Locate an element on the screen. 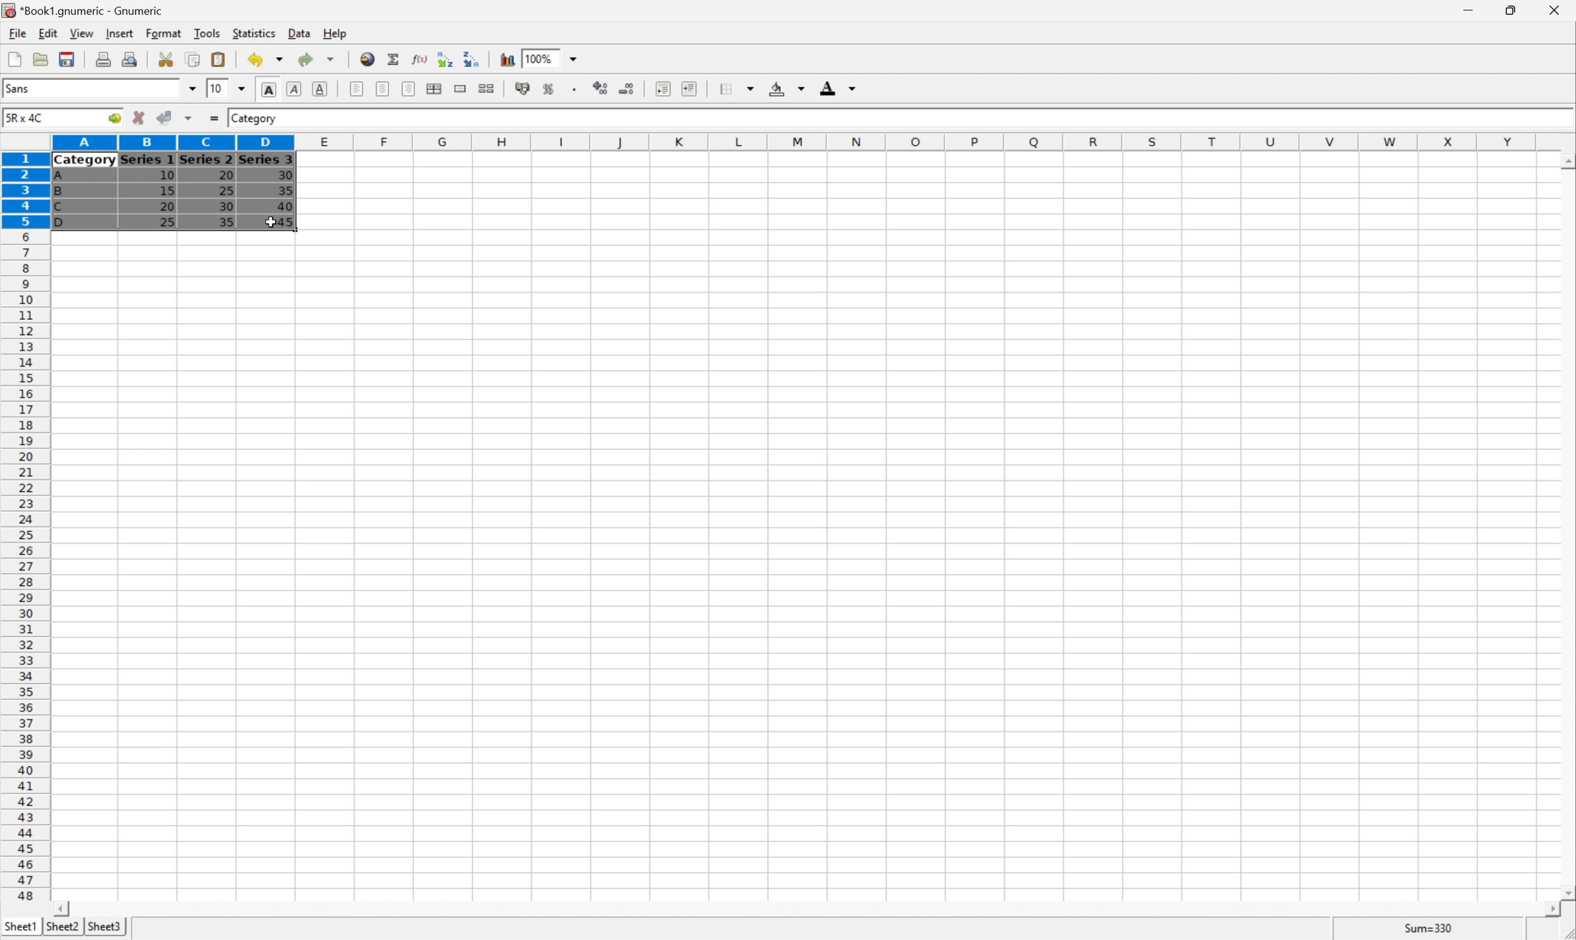 The height and width of the screenshot is (940, 1576). Borders is located at coordinates (740, 87).